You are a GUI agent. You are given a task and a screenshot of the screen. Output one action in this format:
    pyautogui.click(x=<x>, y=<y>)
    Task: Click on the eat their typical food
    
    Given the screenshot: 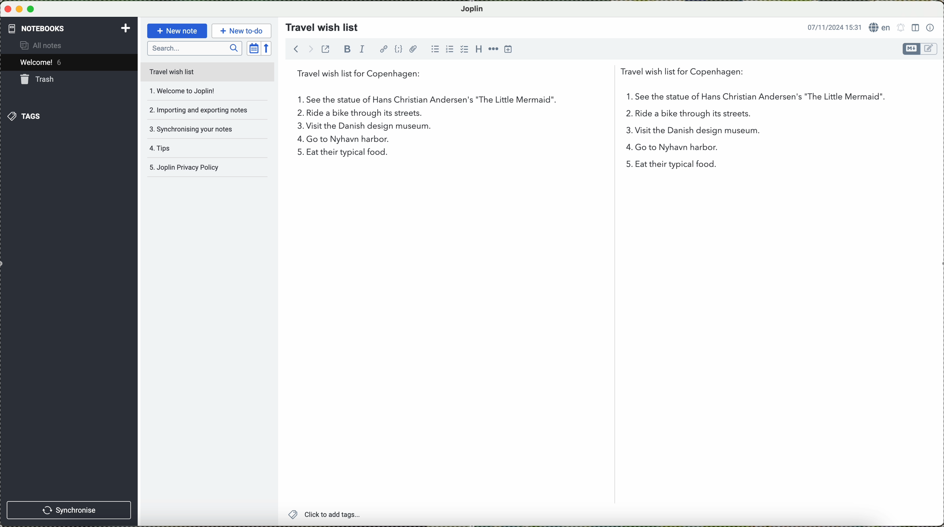 What is the action you would take?
    pyautogui.click(x=356, y=157)
    